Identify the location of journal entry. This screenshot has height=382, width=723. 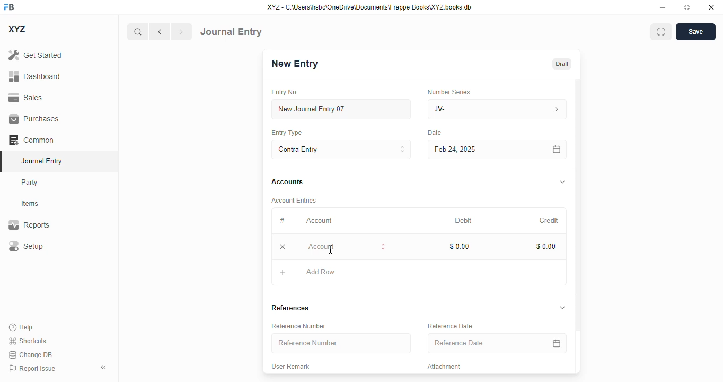
(231, 32).